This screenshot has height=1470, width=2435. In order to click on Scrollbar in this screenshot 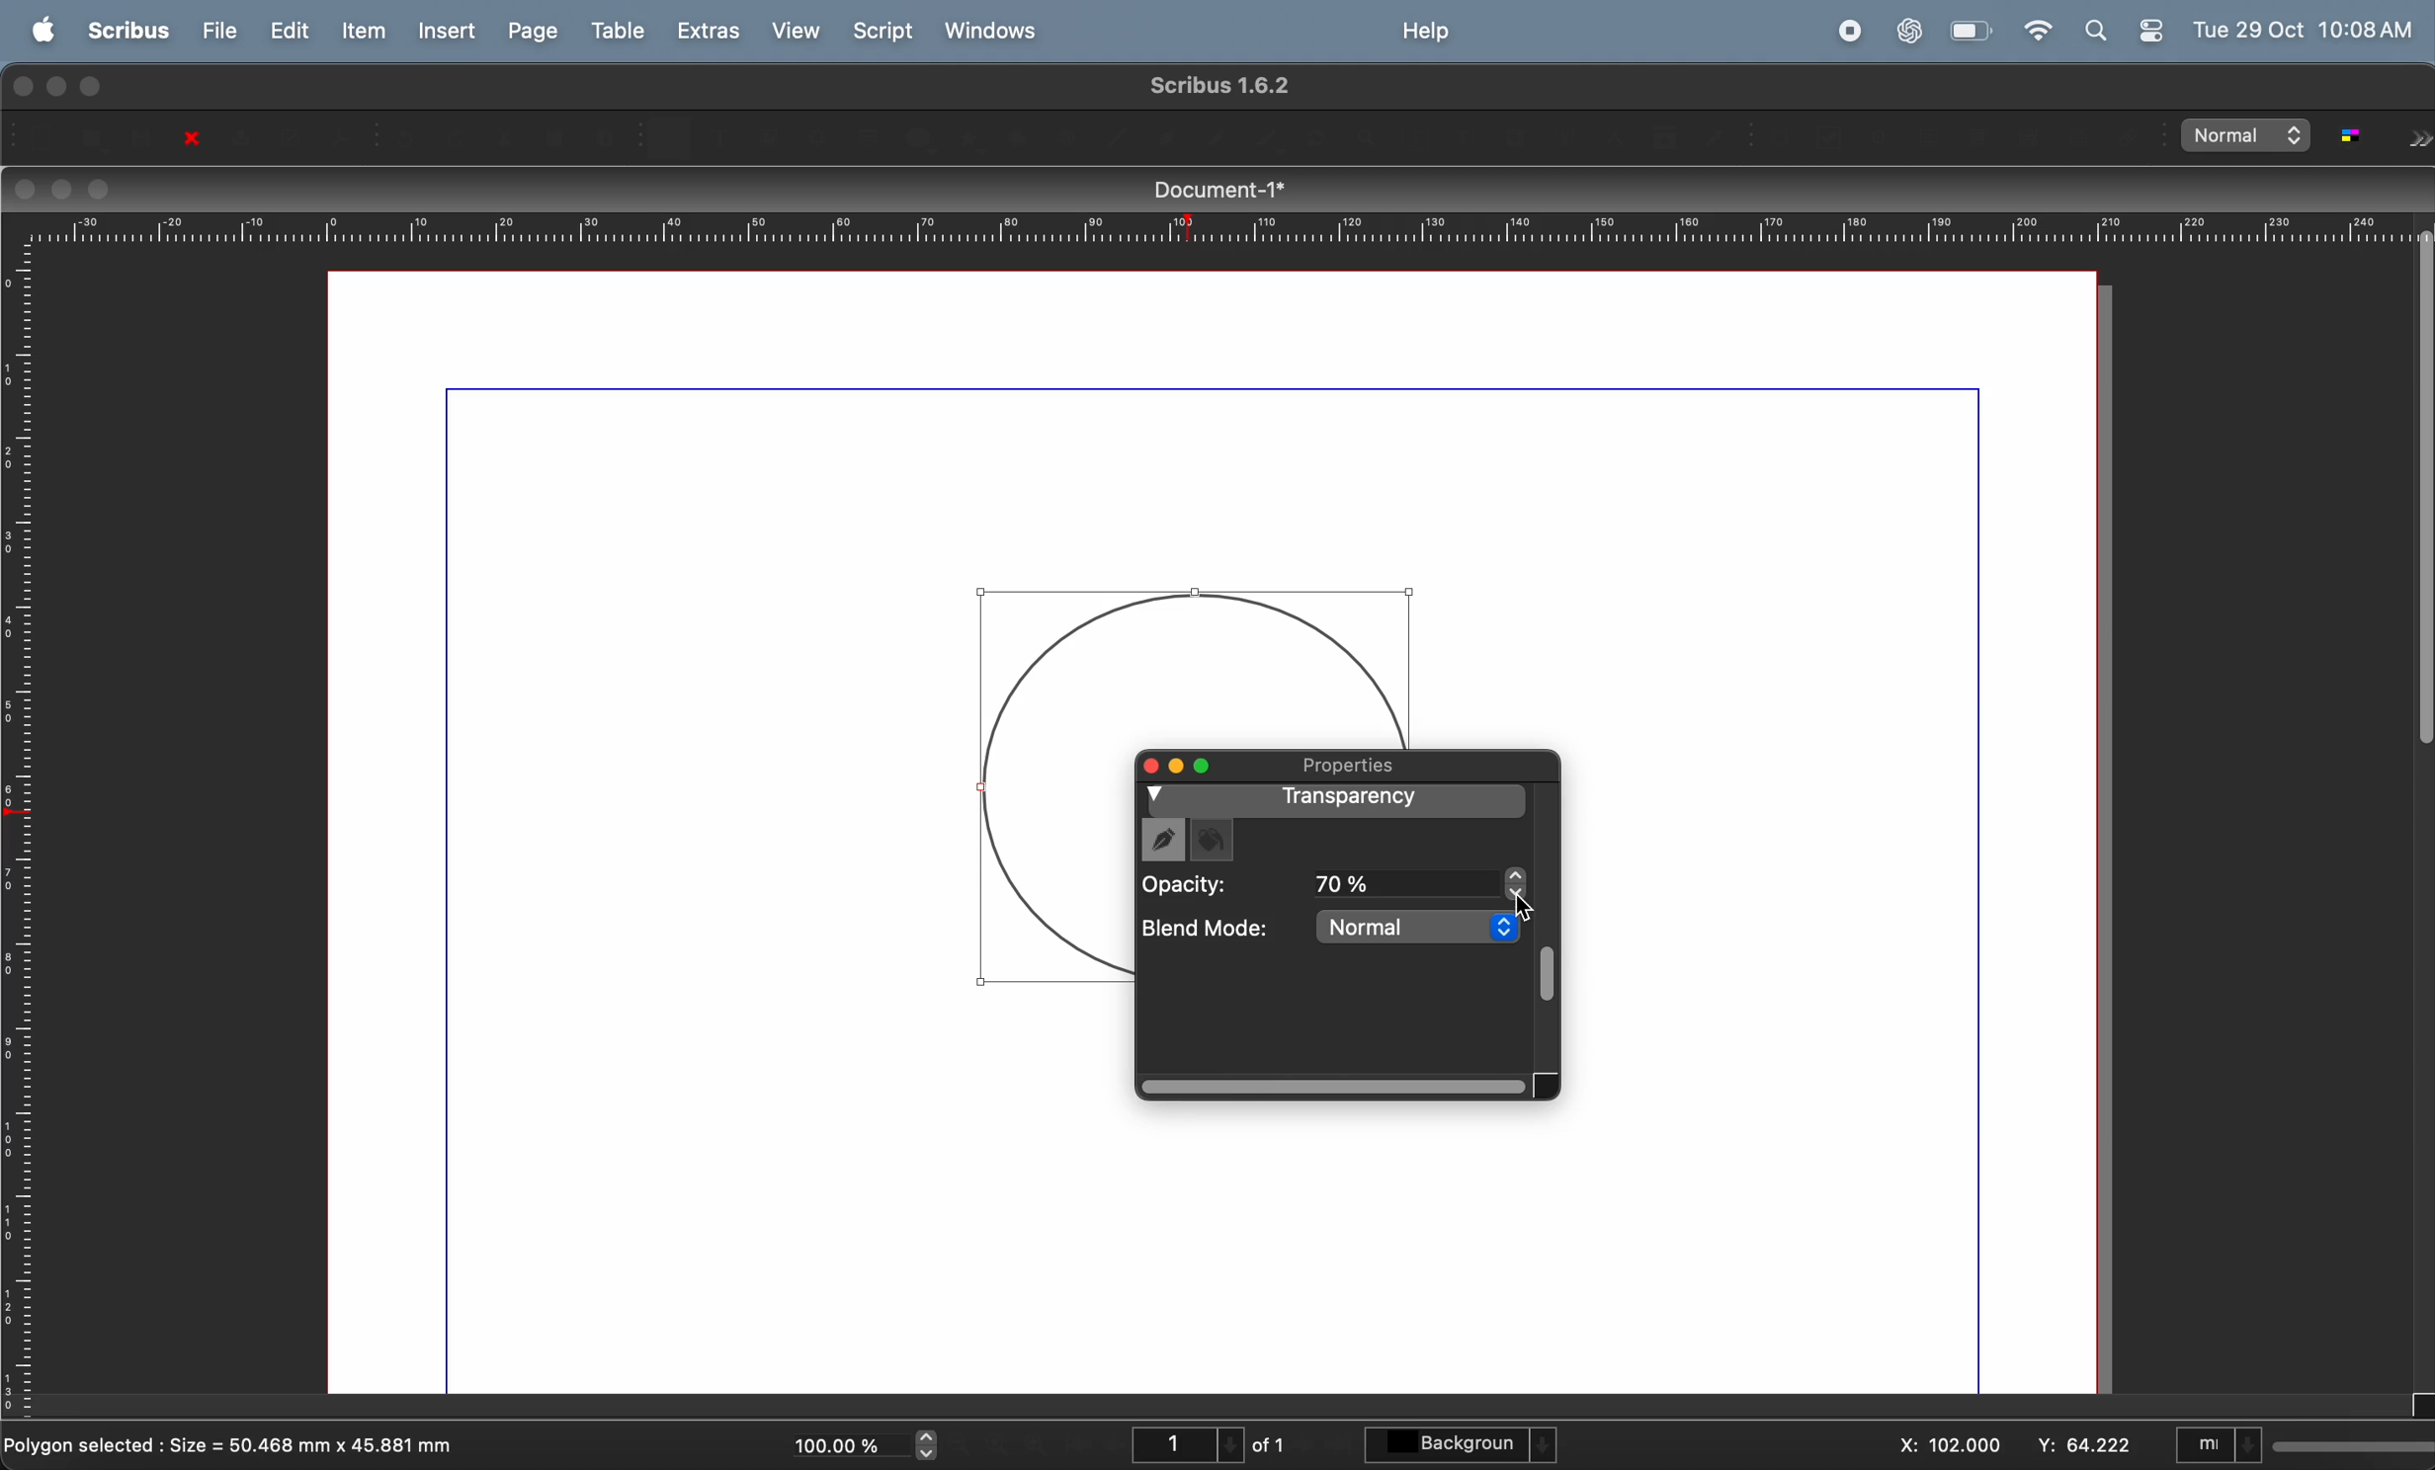, I will do `click(2420, 480)`.